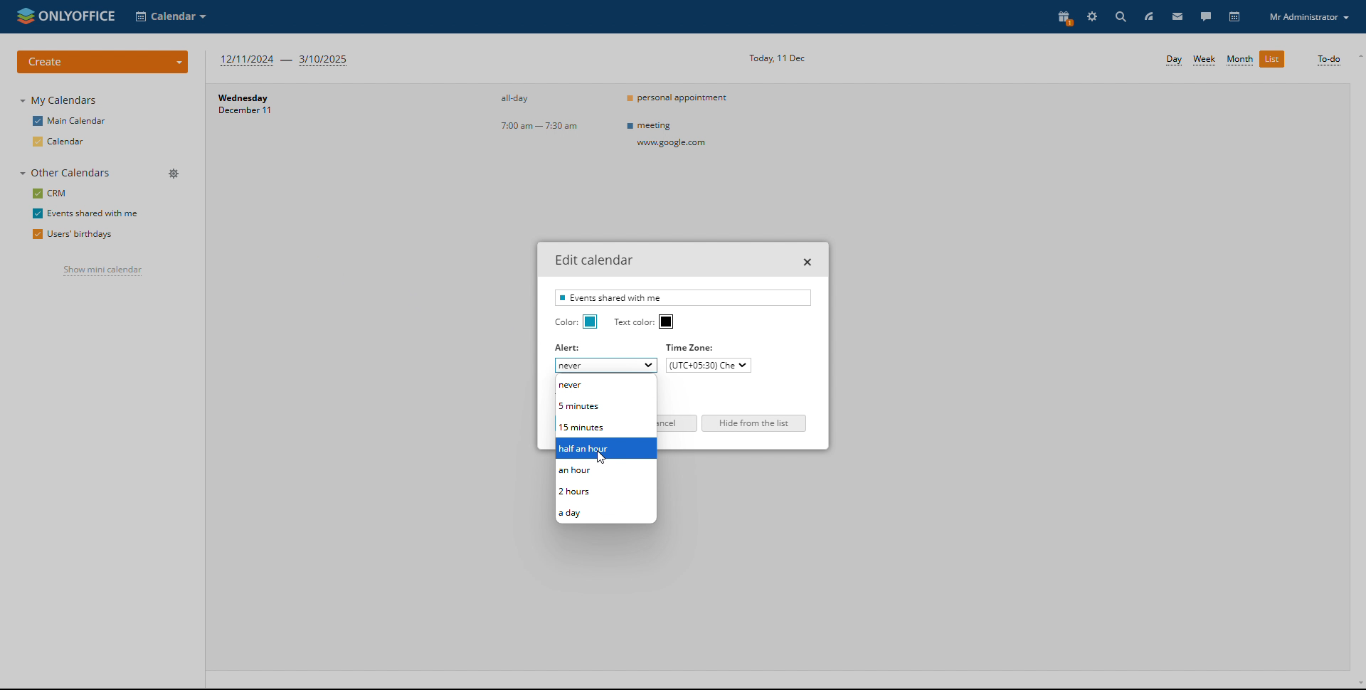 This screenshot has width=1366, height=690. Describe the element at coordinates (1309, 17) in the screenshot. I see `profile` at that location.